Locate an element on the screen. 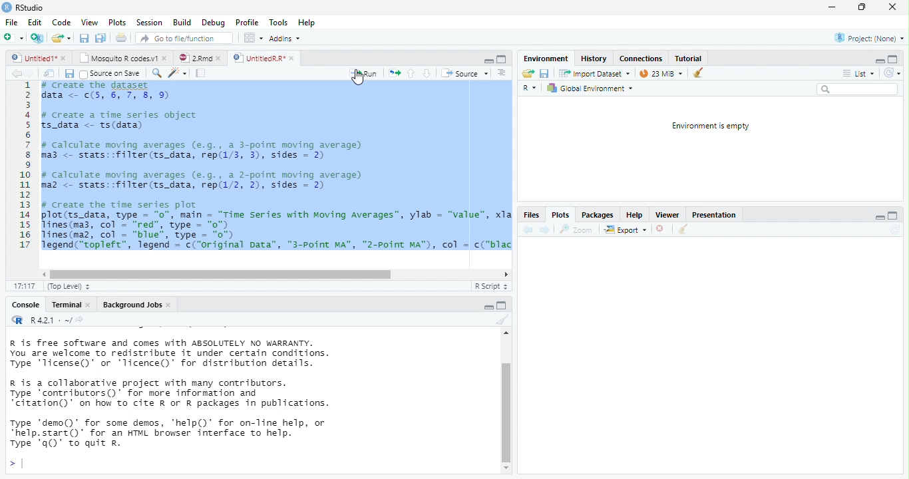 This screenshot has width=909, height=479. print current file is located at coordinates (100, 38).